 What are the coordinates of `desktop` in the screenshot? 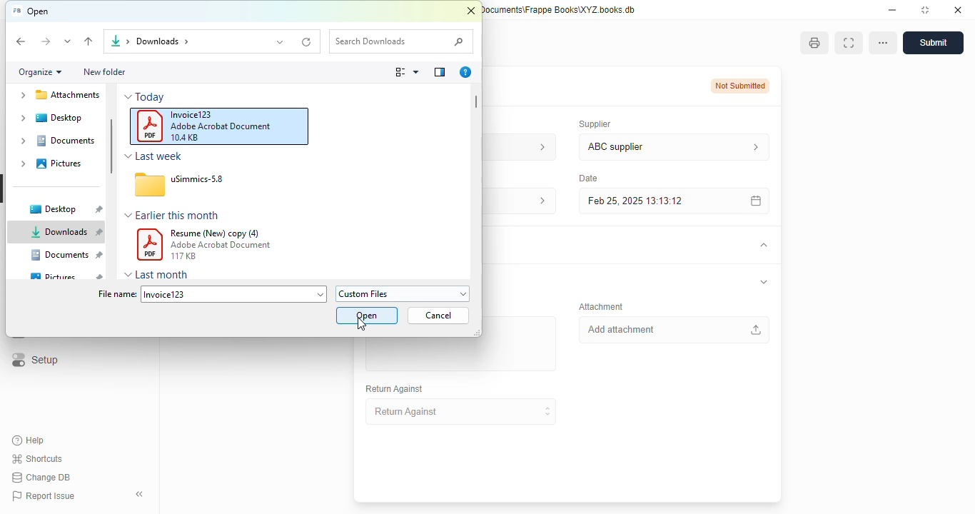 It's located at (59, 118).